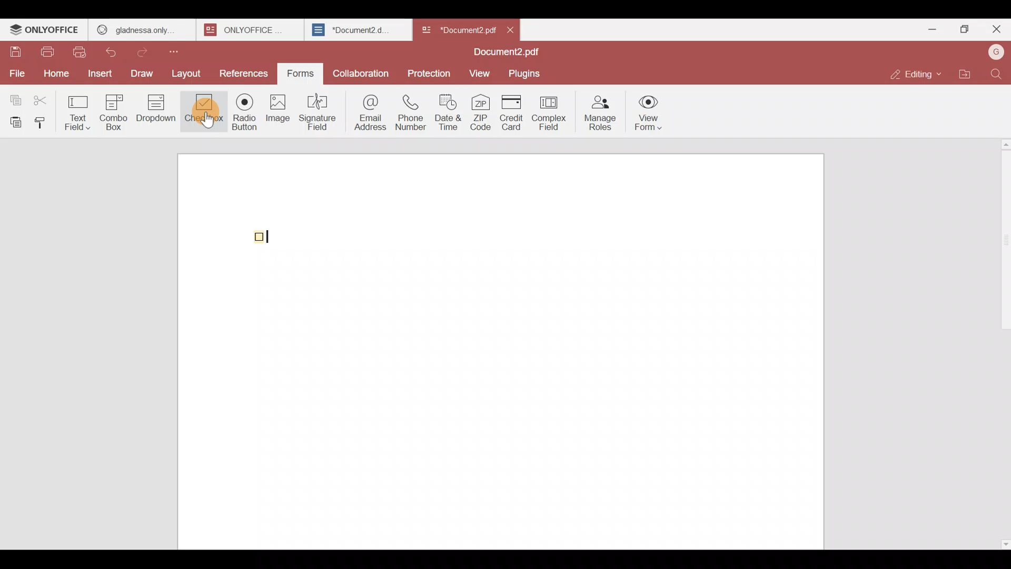 This screenshot has height=569, width=1011. I want to click on Checkbox, so click(203, 113).